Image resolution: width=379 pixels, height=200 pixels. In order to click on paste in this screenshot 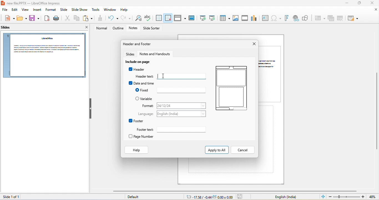, I will do `click(88, 18)`.